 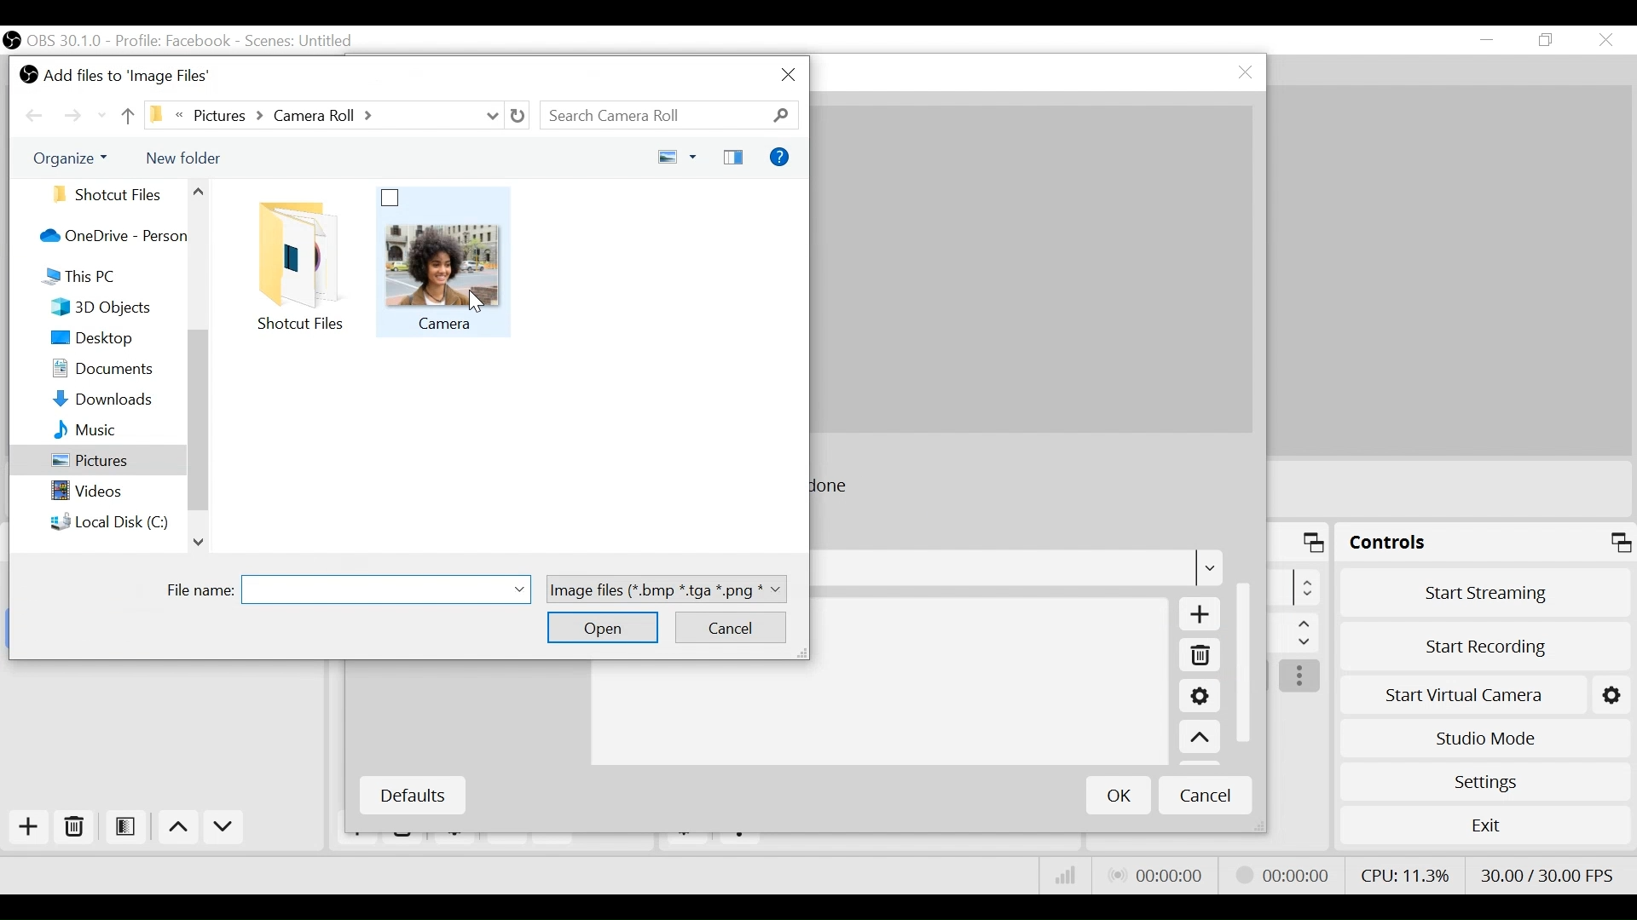 I want to click on Search, so click(x=668, y=117).